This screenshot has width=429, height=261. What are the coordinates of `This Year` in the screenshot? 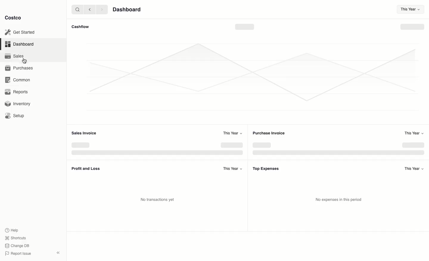 It's located at (414, 133).